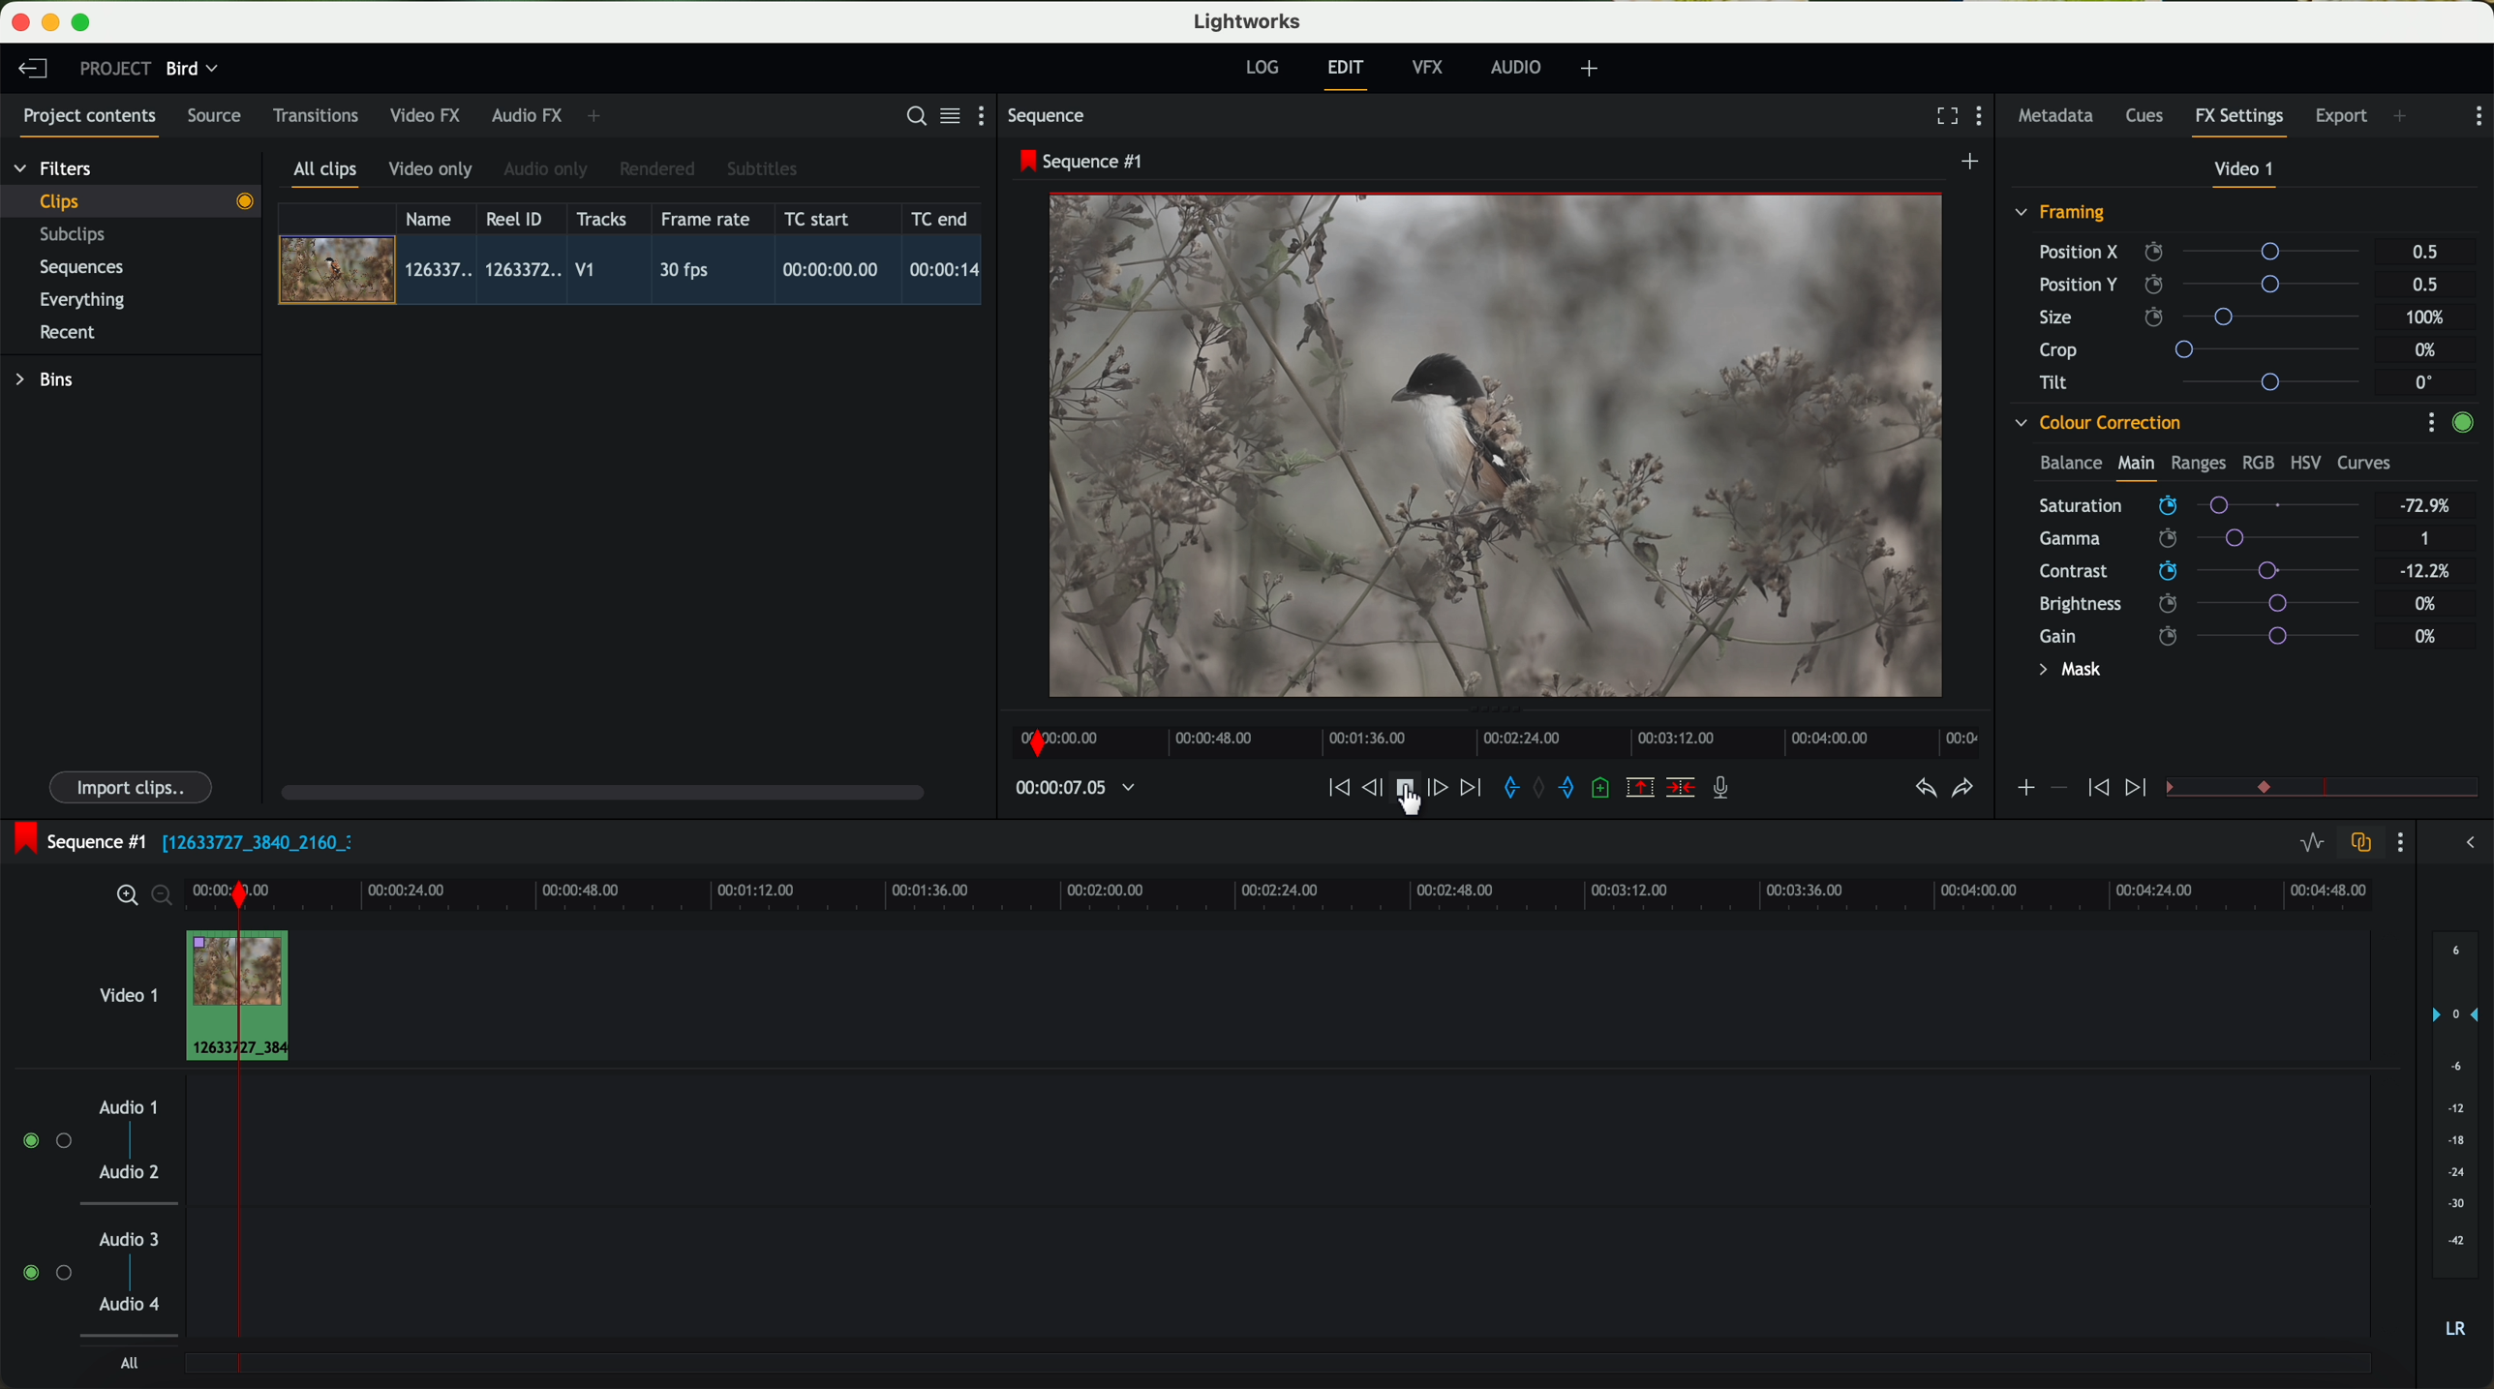  What do you see at coordinates (948, 115) in the screenshot?
I see `toggle between list and title view` at bounding box center [948, 115].